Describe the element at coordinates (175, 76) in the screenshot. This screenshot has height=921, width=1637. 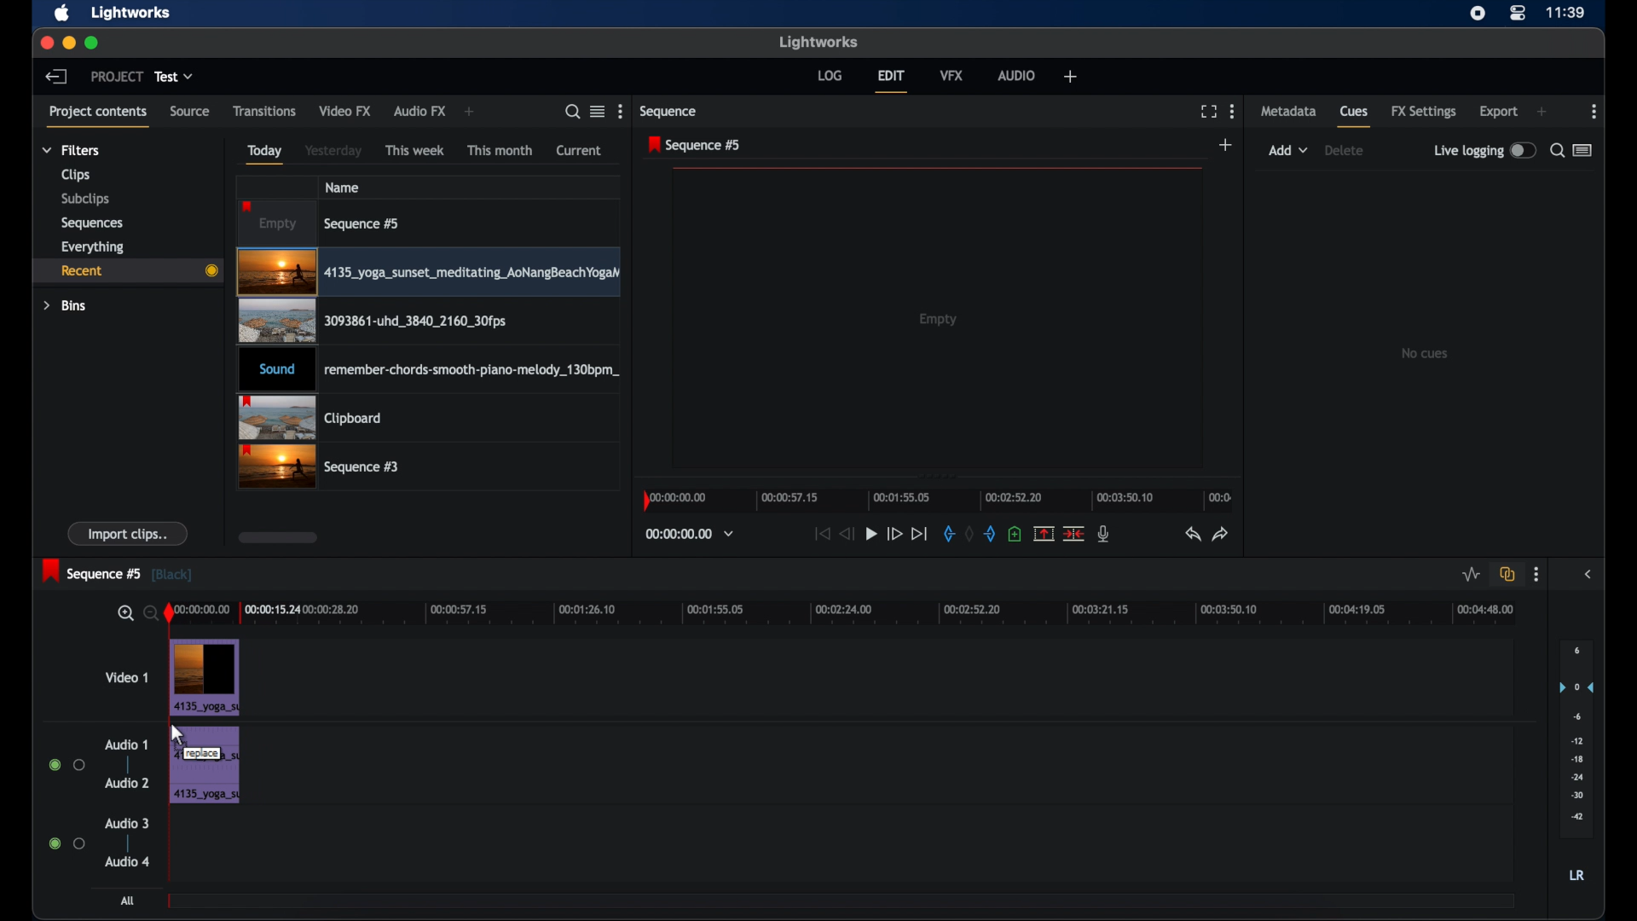
I see `test` at that location.